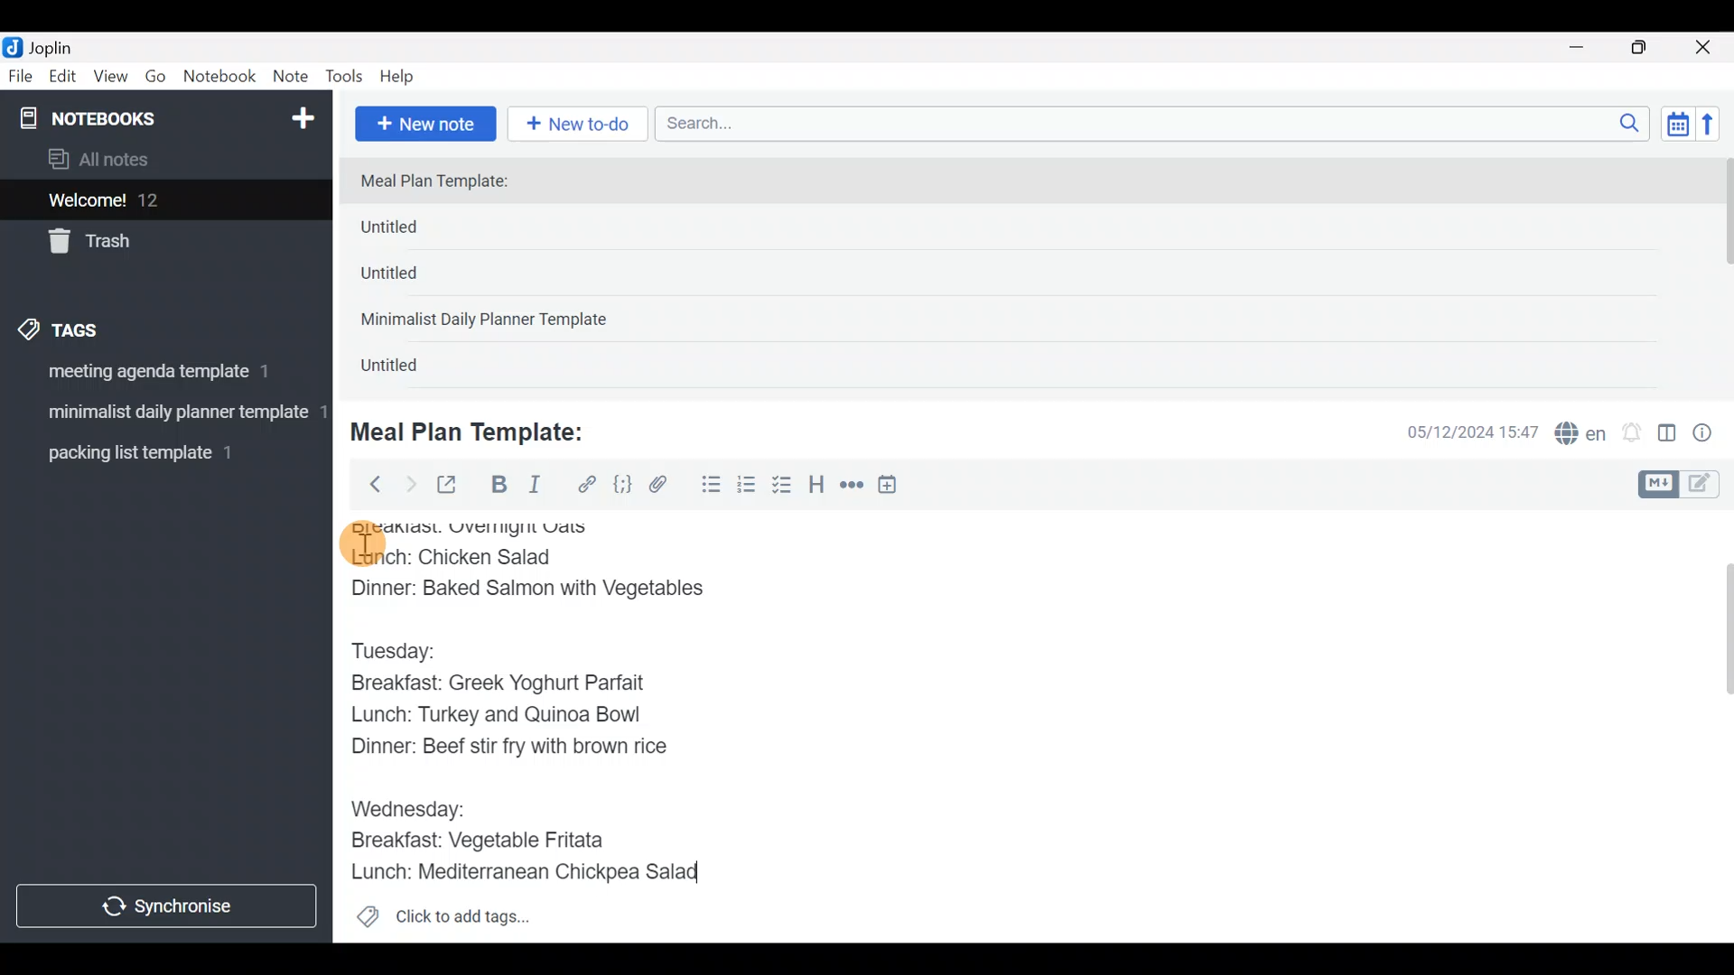  I want to click on Horizontal rule, so click(852, 487).